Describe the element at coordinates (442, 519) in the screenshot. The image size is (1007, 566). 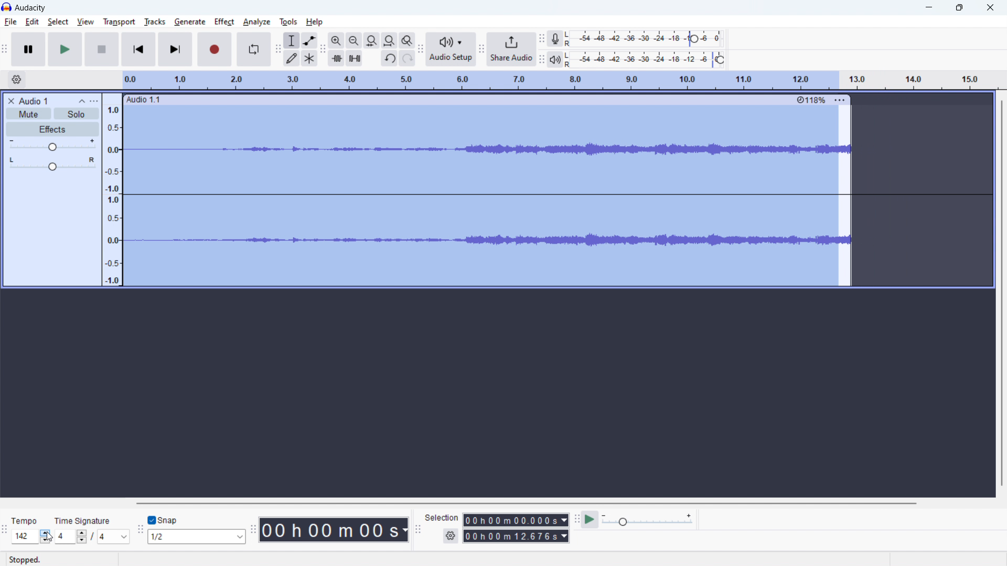
I see `Seledon` at that location.